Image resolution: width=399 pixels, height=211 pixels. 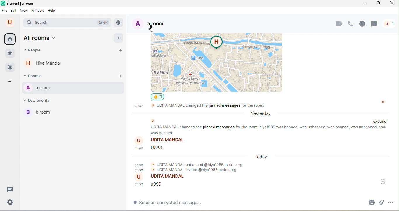 What do you see at coordinates (162, 177) in the screenshot?
I see `udita mandal` at bounding box center [162, 177].